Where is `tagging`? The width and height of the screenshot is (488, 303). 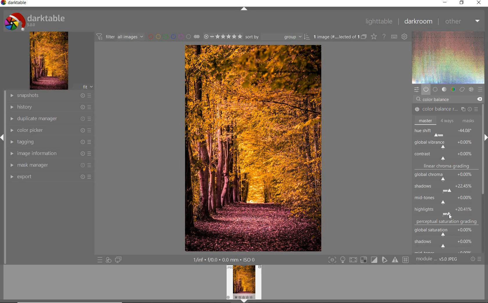 tagging is located at coordinates (50, 143).